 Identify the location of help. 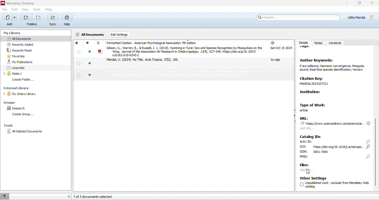
(48, 9).